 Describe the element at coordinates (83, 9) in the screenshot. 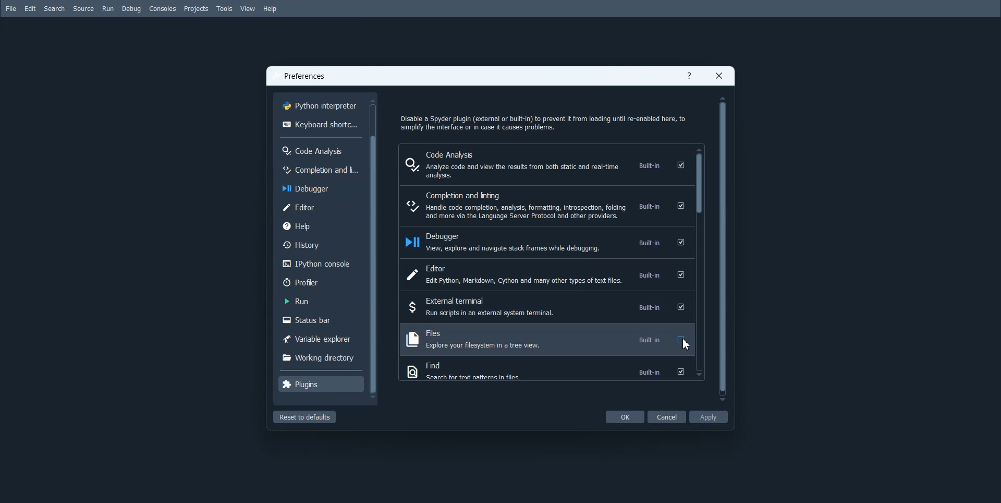

I see `Source` at that location.